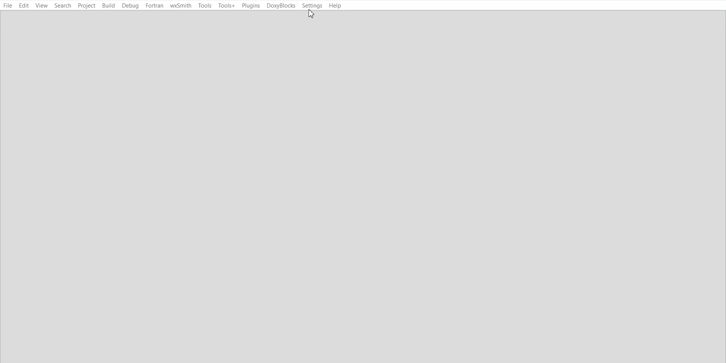 The image size is (726, 363). Describe the element at coordinates (25, 6) in the screenshot. I see `Edit` at that location.